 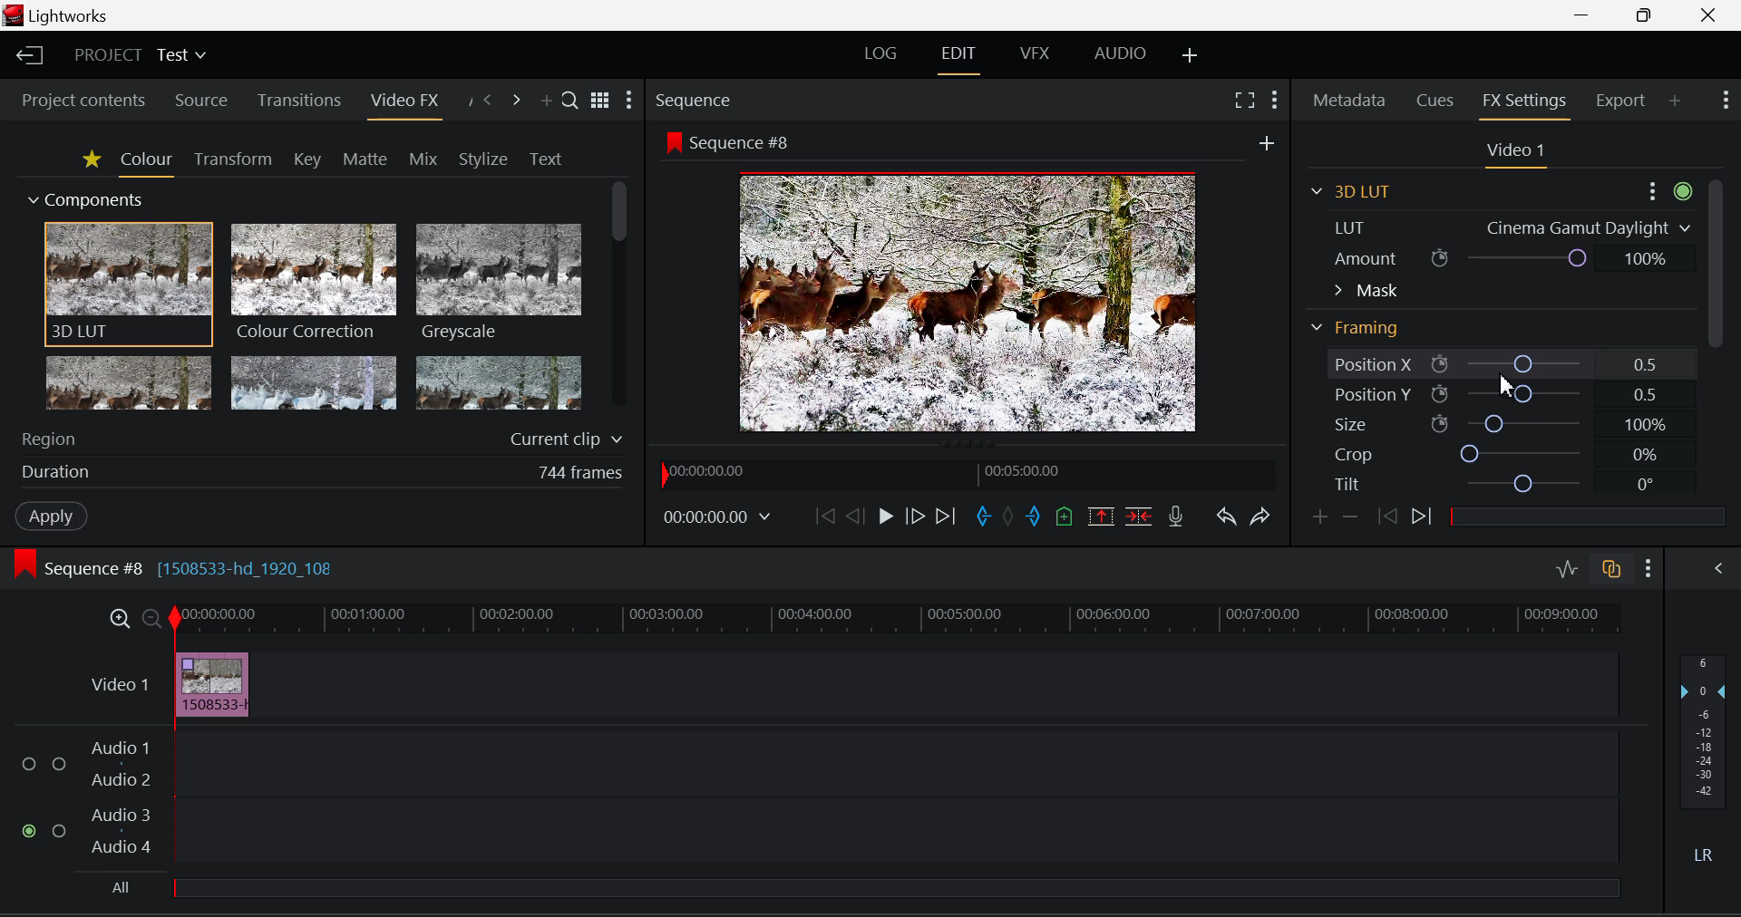 What do you see at coordinates (599, 98) in the screenshot?
I see `Toggle list and title view` at bounding box center [599, 98].